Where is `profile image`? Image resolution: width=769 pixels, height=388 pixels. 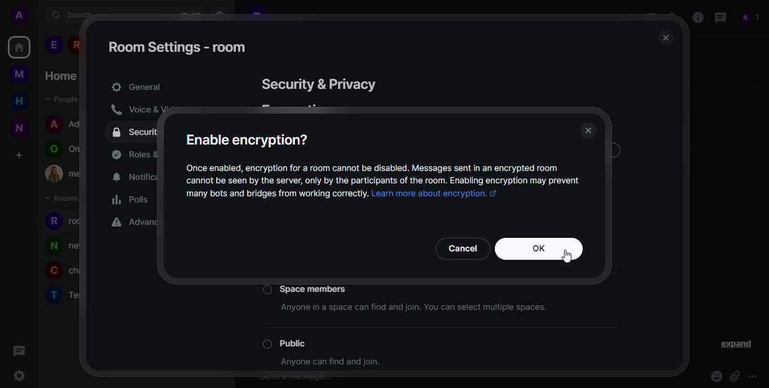 profile image is located at coordinates (54, 174).